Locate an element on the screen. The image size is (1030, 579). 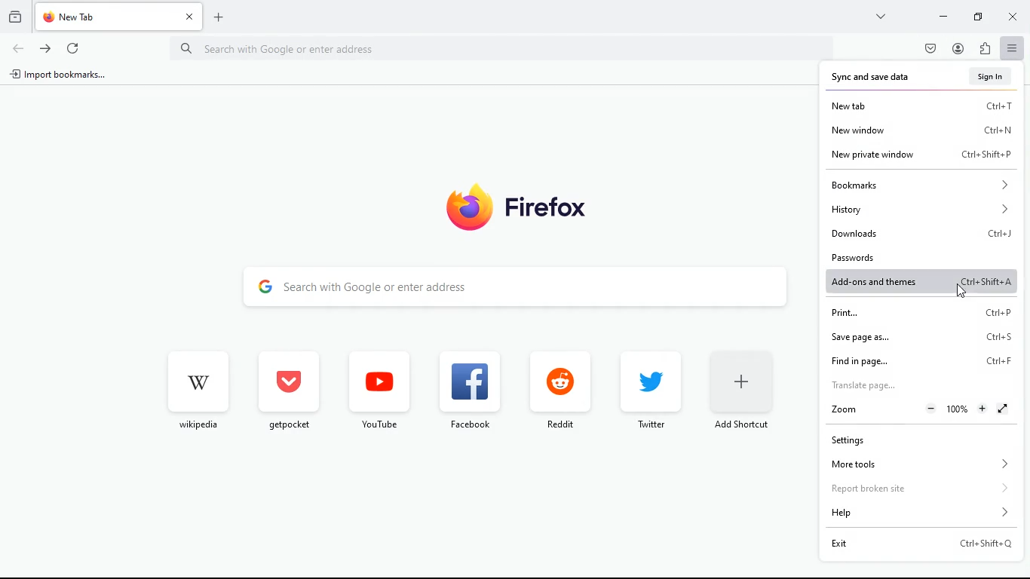
youtube is located at coordinates (376, 397).